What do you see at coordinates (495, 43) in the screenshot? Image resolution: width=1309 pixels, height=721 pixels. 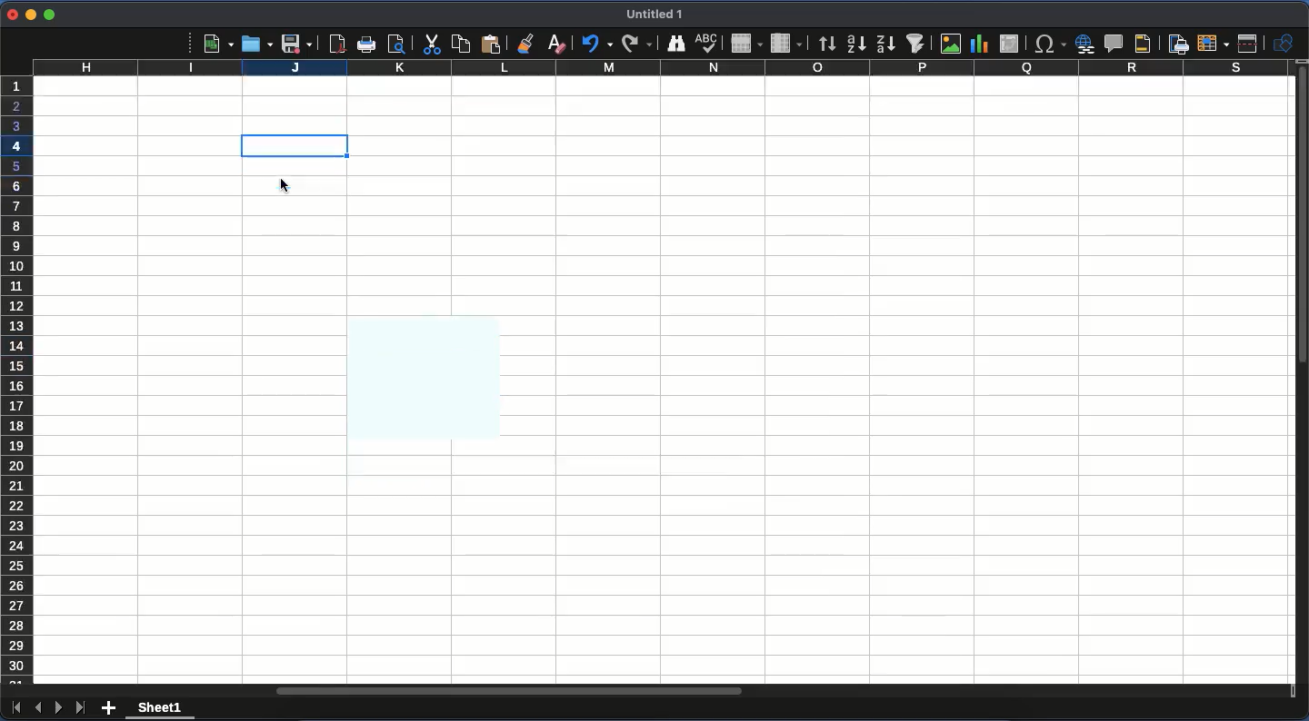 I see `paste` at bounding box center [495, 43].